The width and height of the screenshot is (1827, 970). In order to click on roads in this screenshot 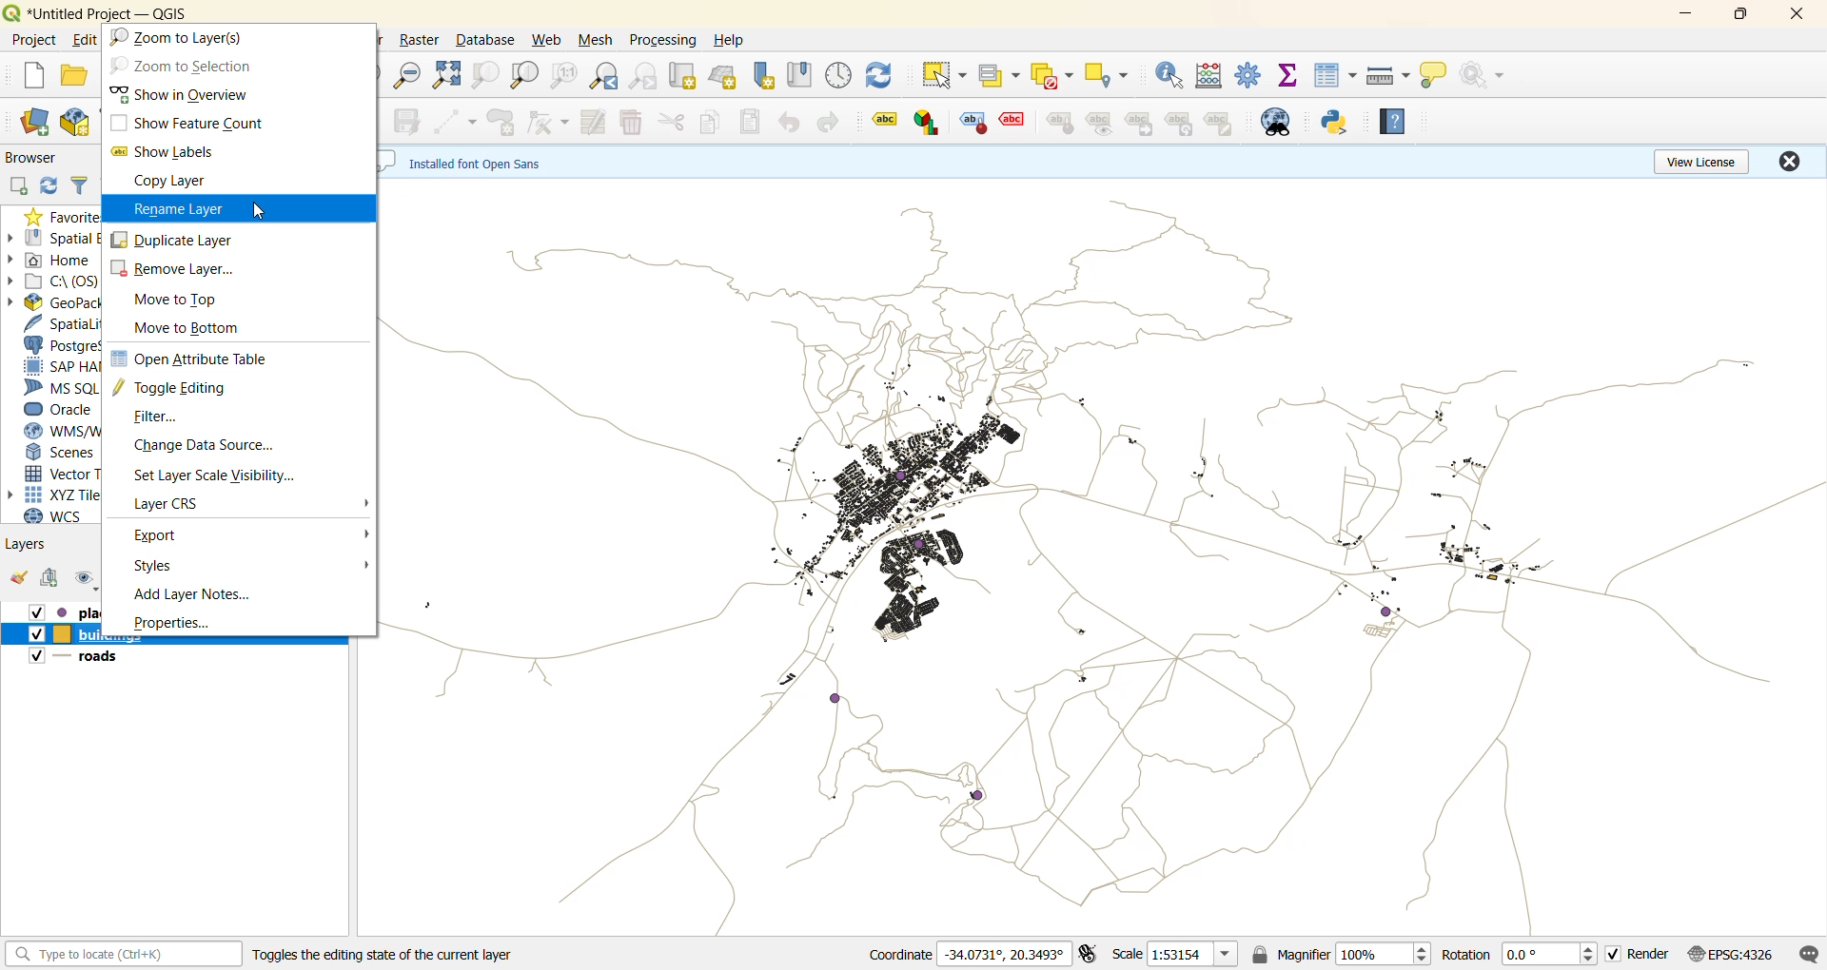, I will do `click(107, 663)`.